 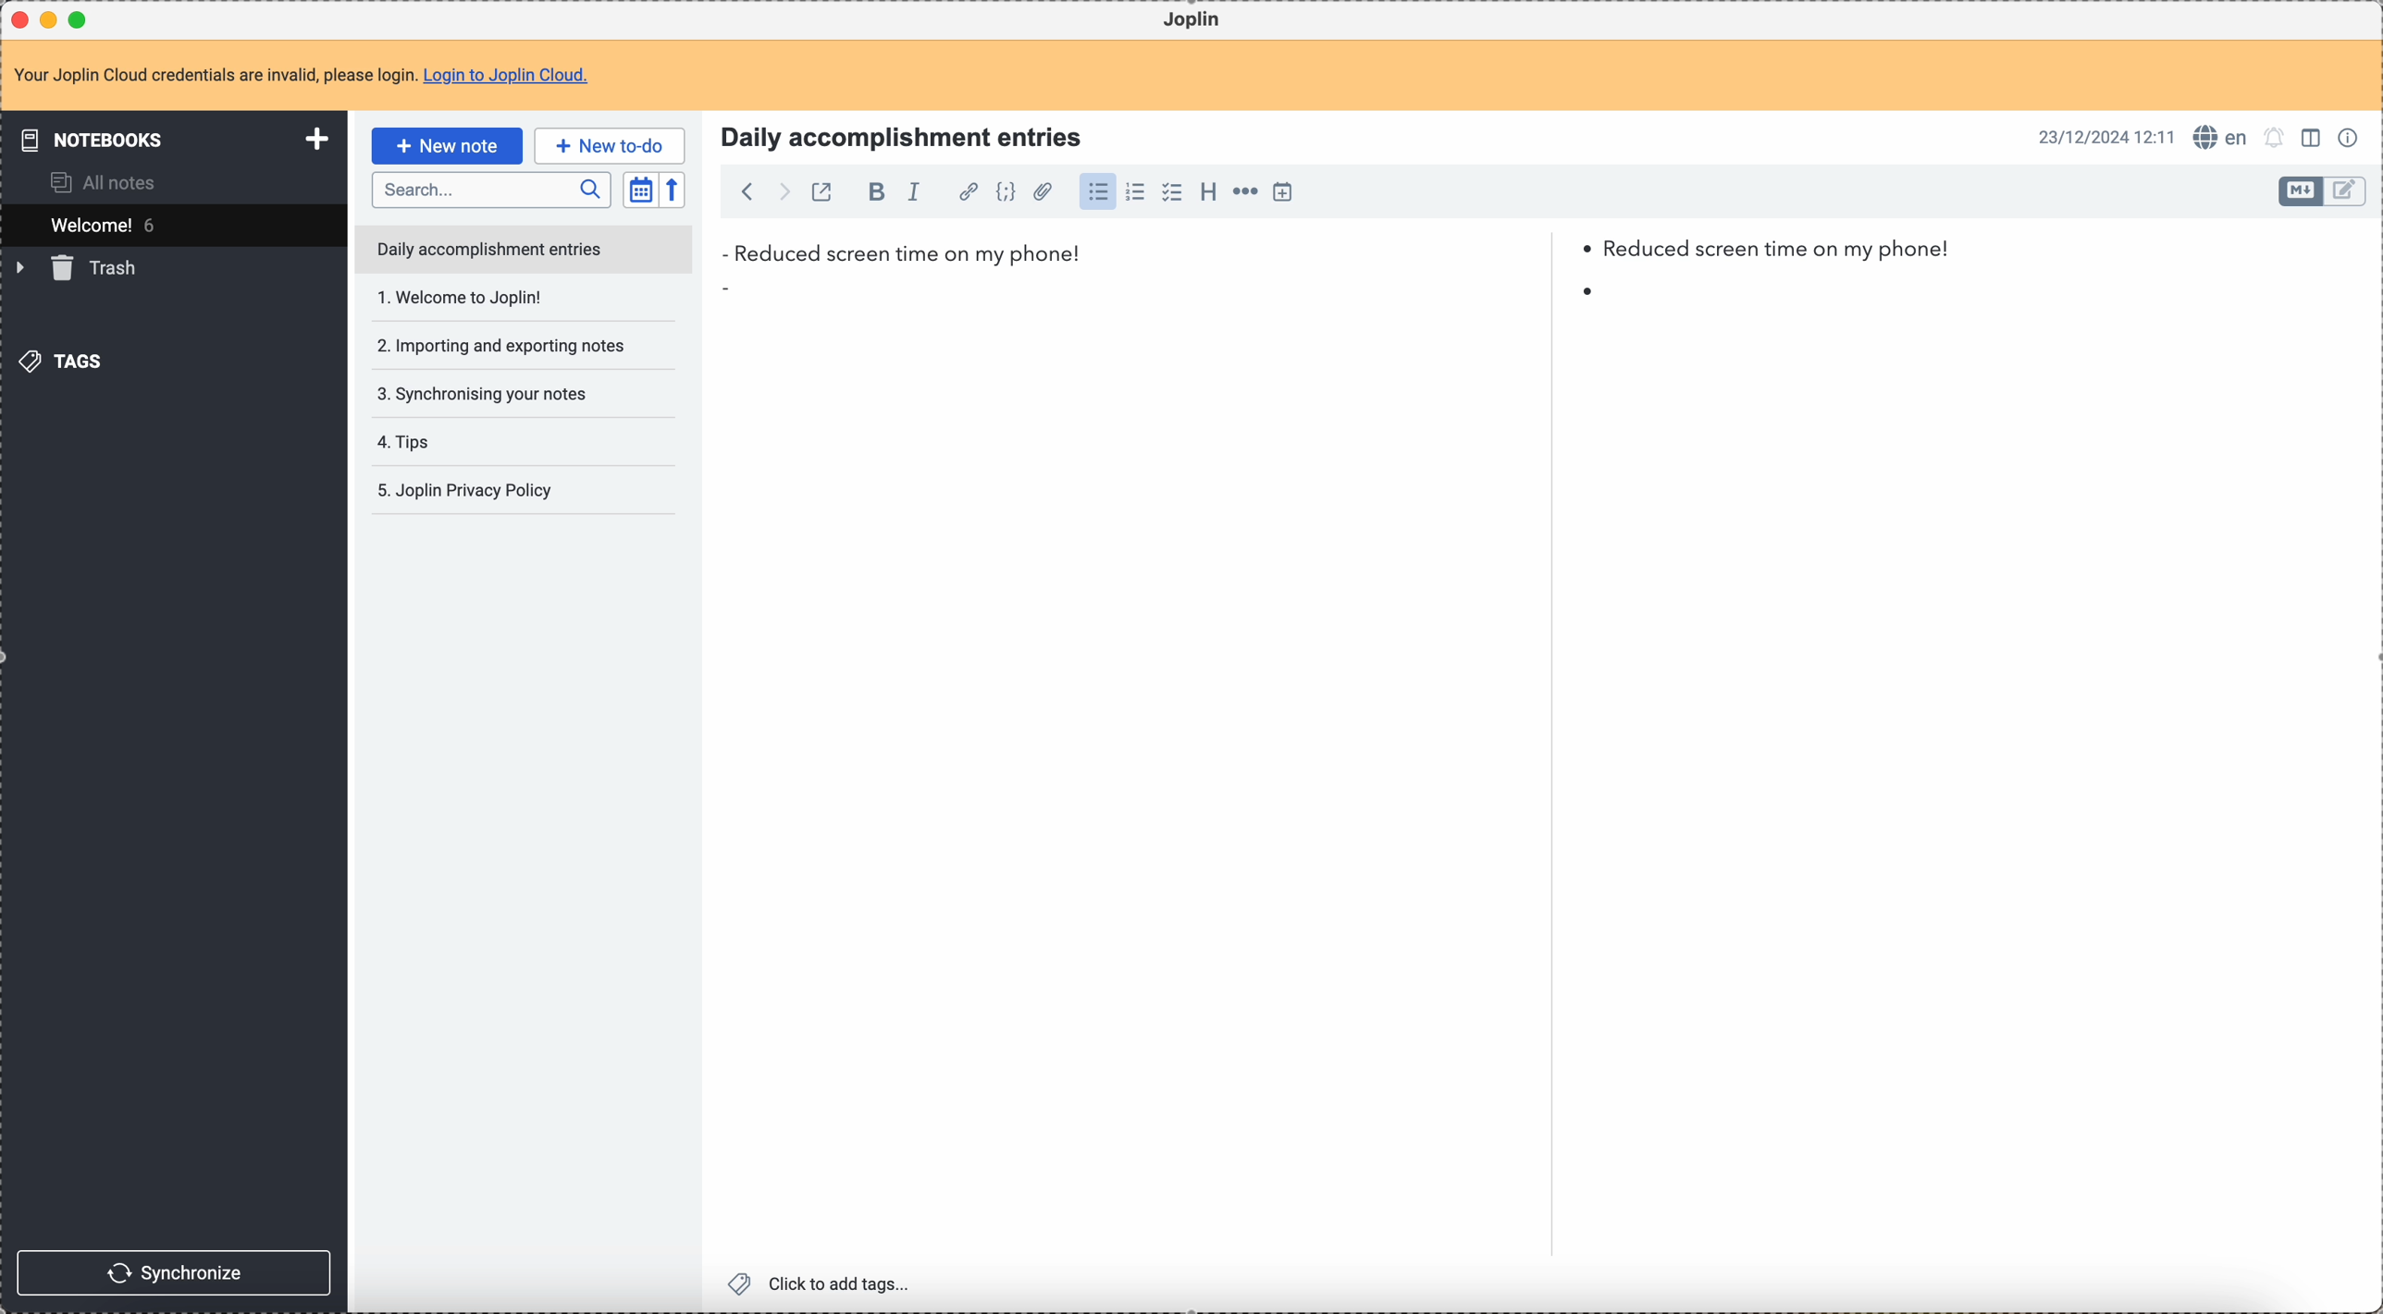 What do you see at coordinates (969, 193) in the screenshot?
I see `hyperlink` at bounding box center [969, 193].